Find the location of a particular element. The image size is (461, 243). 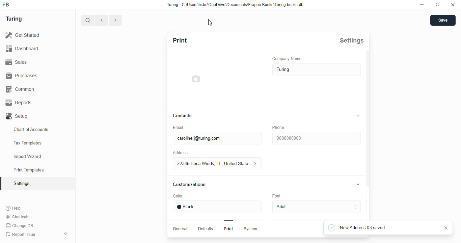

turing is located at coordinates (13, 19).